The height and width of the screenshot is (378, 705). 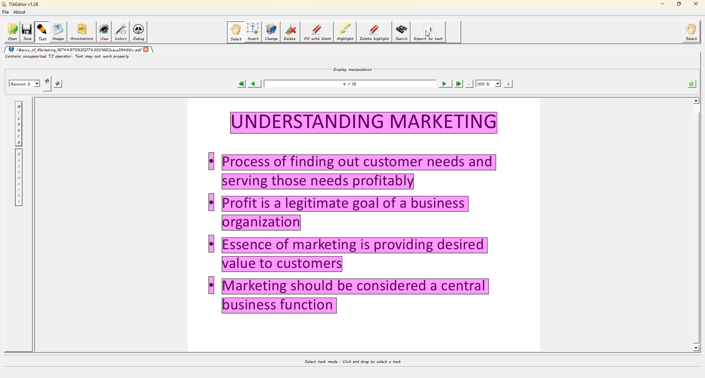 I want to click on display manipulation, so click(x=351, y=68).